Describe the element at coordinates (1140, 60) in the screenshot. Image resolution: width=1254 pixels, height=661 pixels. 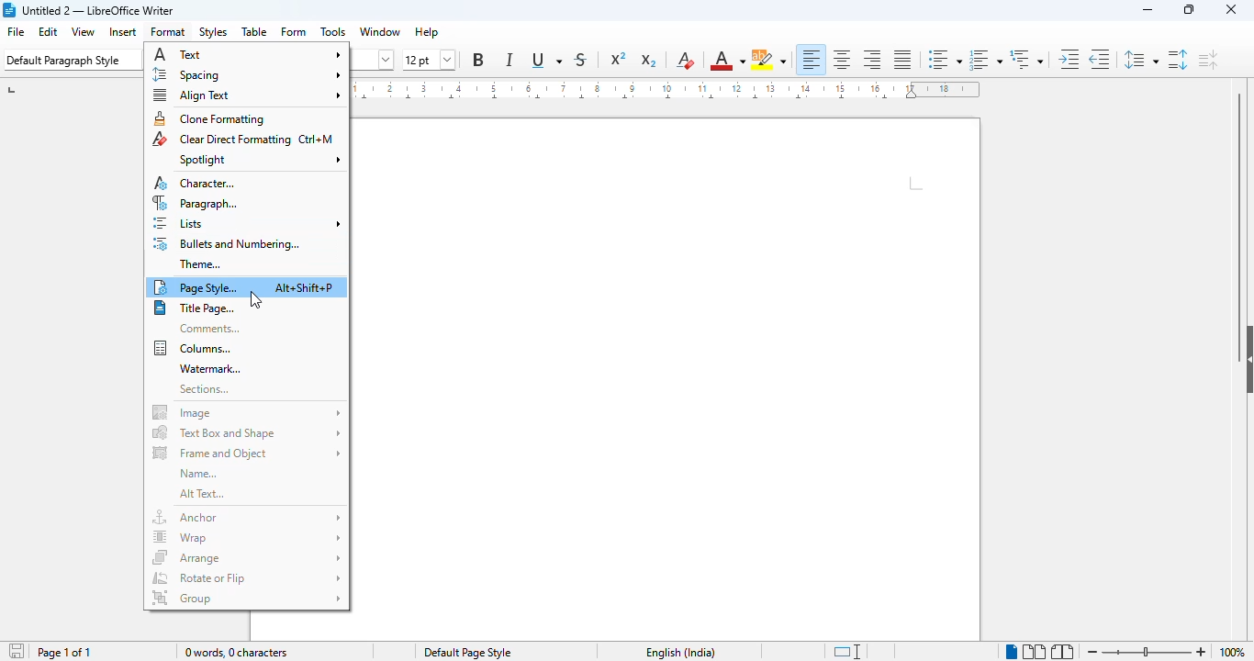
I see `set line spacing` at that location.